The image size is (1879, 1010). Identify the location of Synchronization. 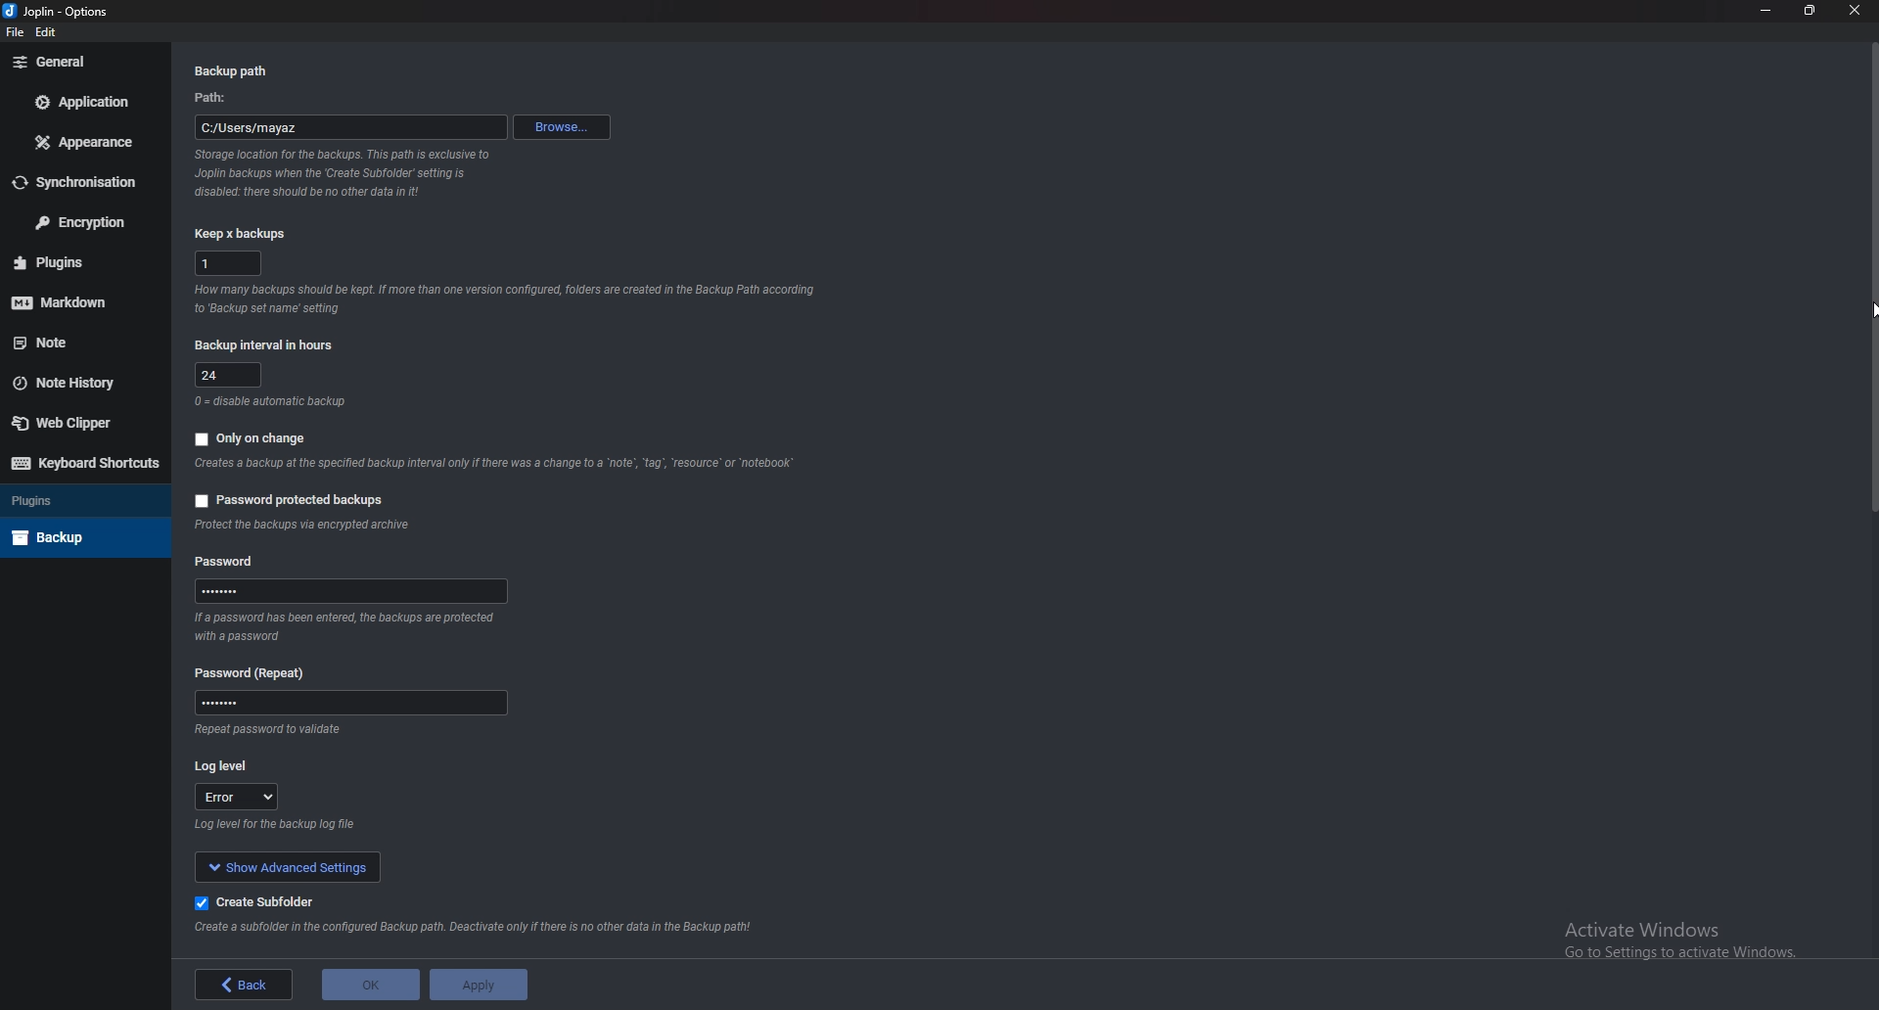
(84, 182).